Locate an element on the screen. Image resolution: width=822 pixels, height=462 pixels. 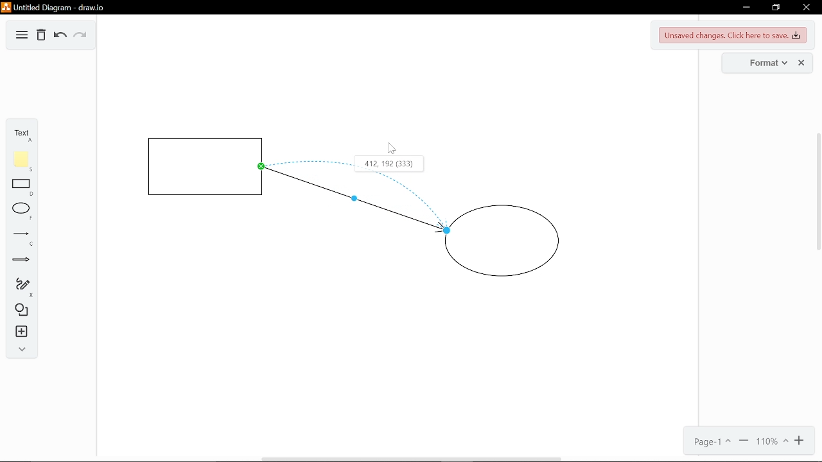
Minimize is located at coordinates (744, 6).